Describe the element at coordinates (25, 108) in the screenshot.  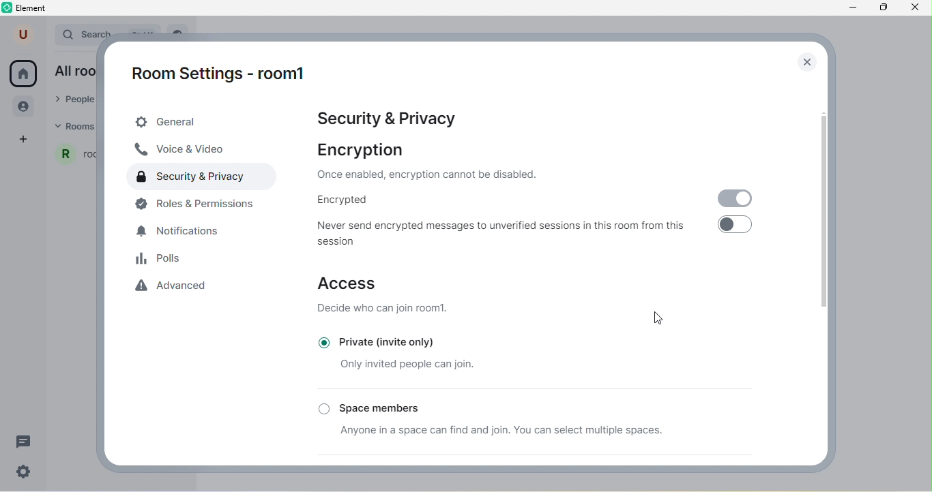
I see `people` at that location.